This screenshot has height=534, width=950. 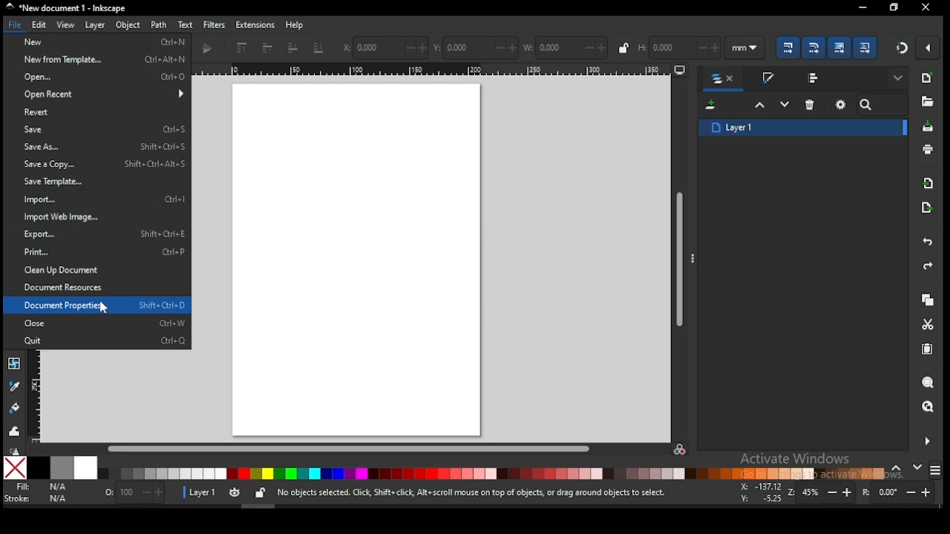 I want to click on open, so click(x=926, y=102).